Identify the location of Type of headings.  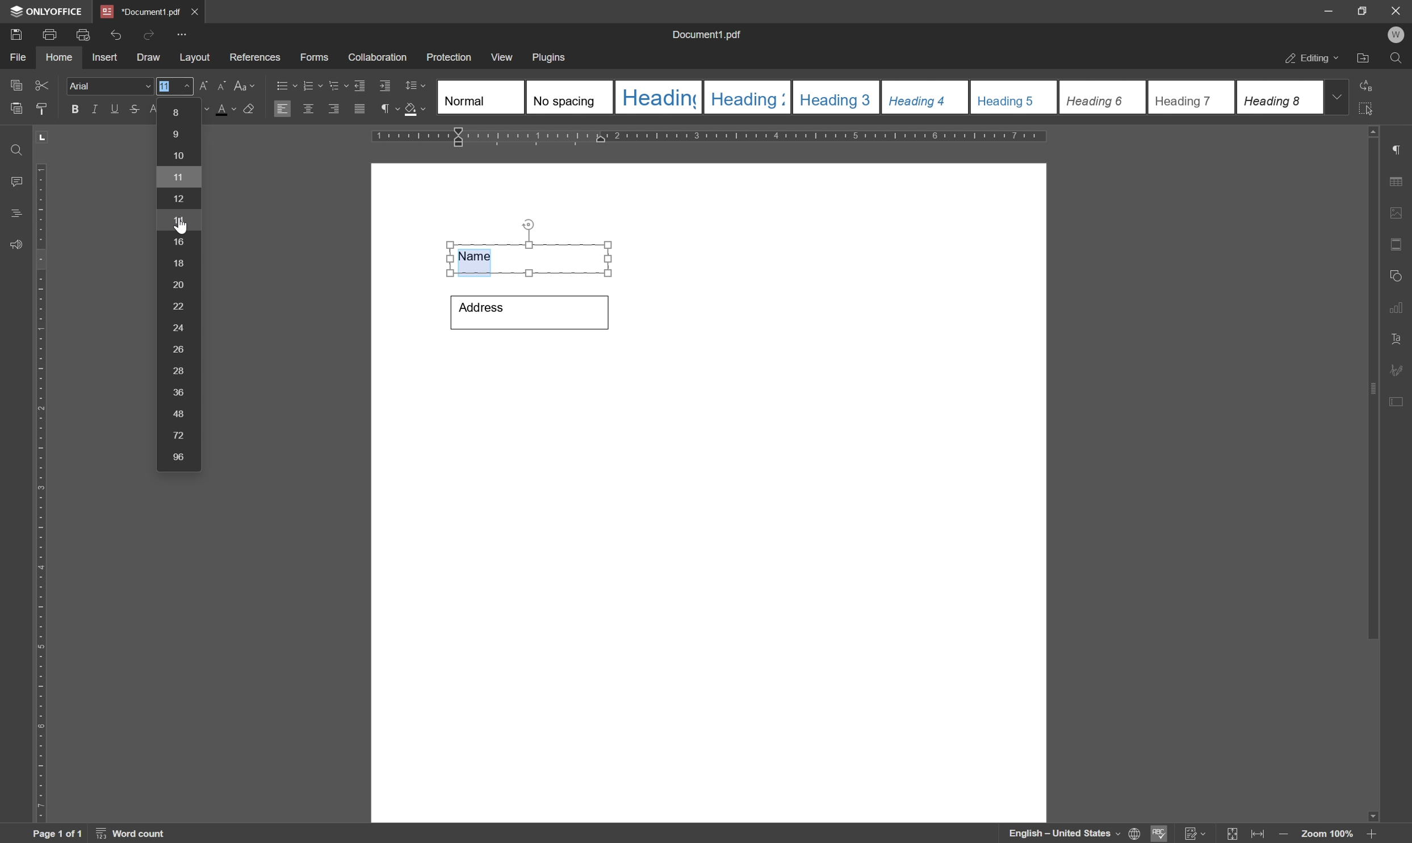
(878, 97).